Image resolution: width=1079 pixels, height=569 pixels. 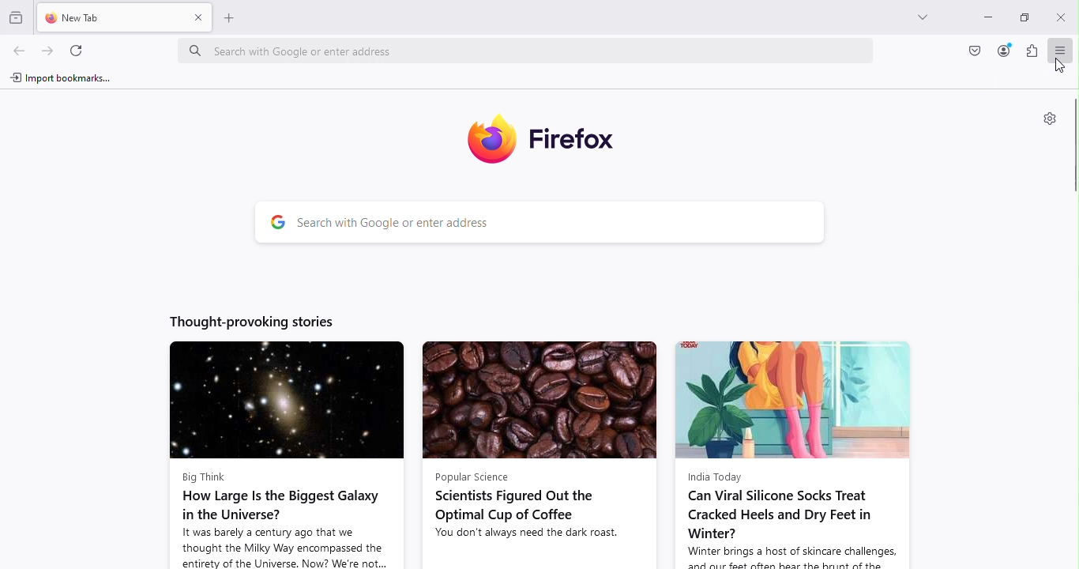 I want to click on Address bar, so click(x=528, y=51).